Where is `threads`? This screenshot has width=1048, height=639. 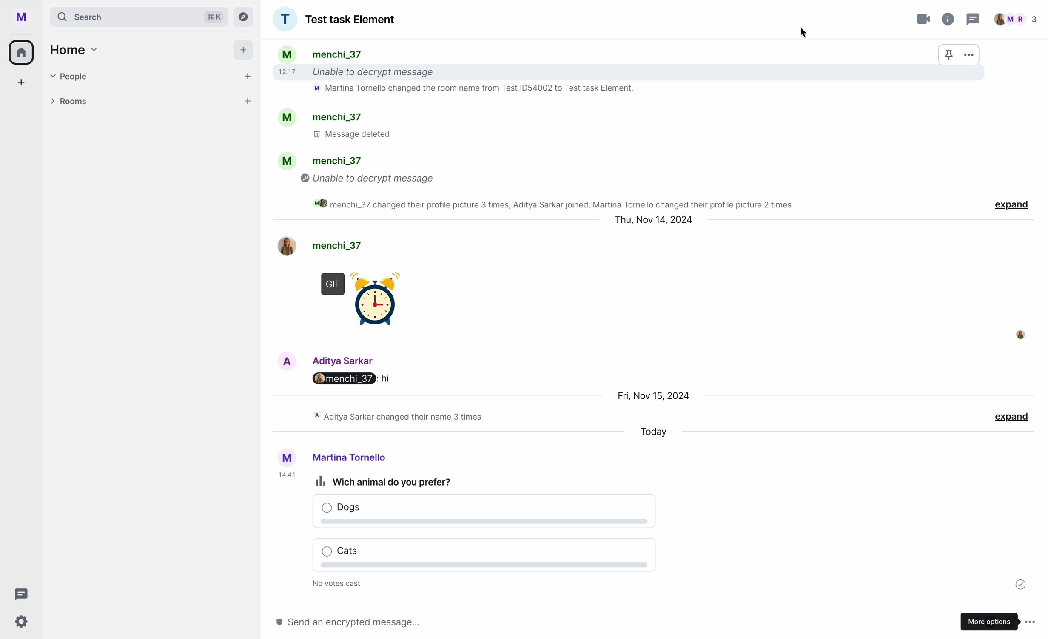
threads is located at coordinates (972, 20).